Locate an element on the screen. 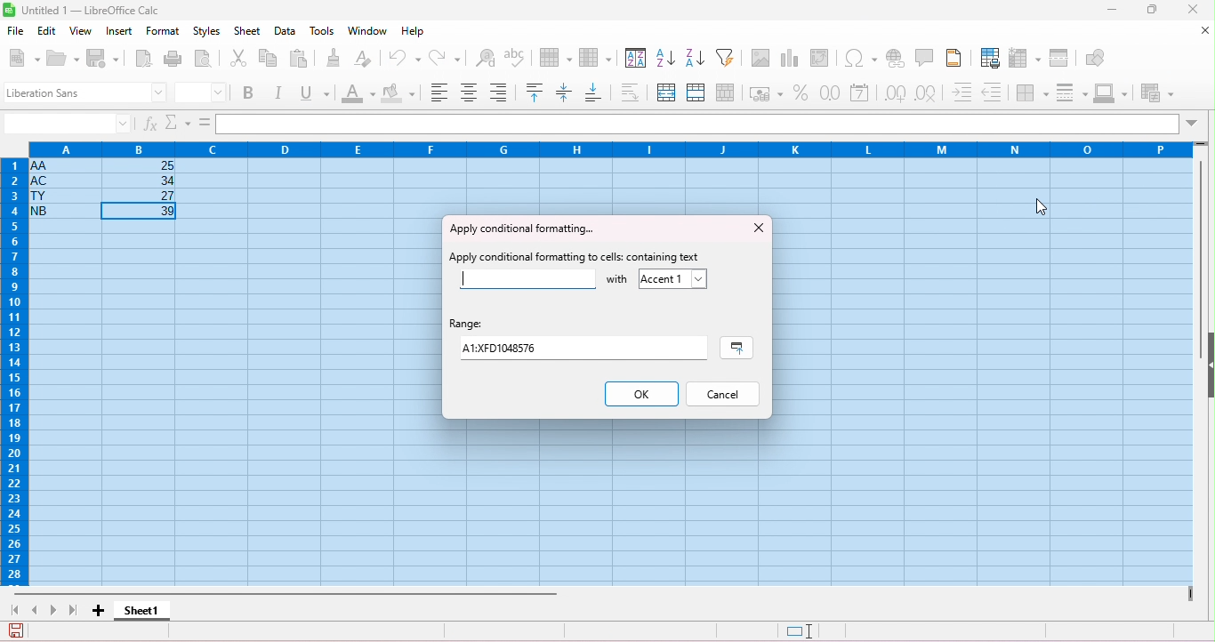 The height and width of the screenshot is (642, 1215). range value is located at coordinates (530, 347).